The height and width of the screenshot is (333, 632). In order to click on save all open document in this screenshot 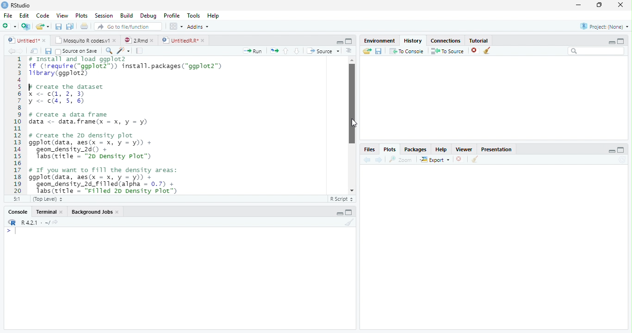, I will do `click(70, 26)`.